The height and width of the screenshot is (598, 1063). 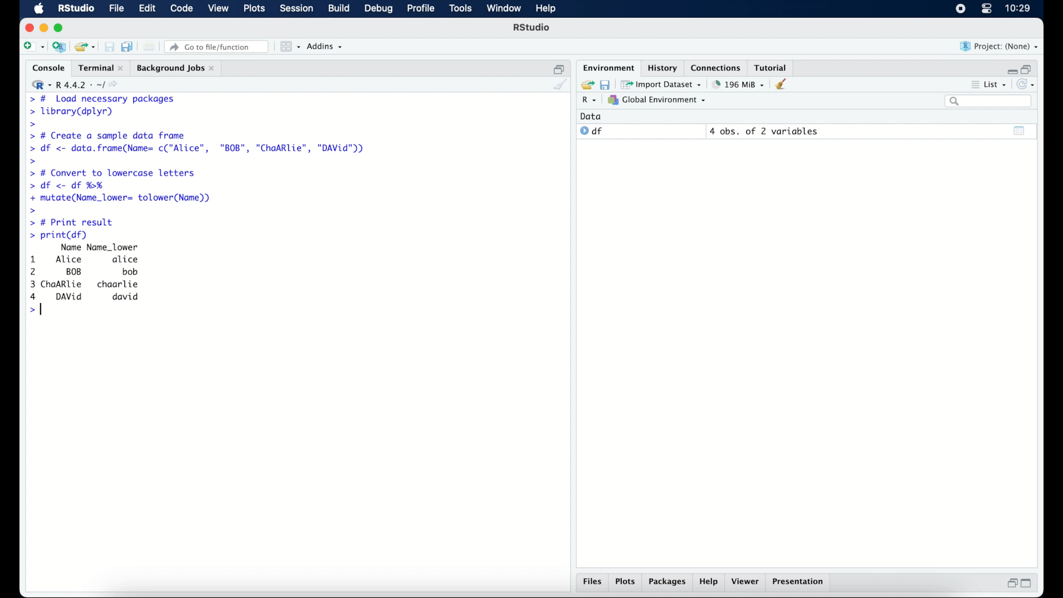 I want to click on save all documents , so click(x=128, y=46).